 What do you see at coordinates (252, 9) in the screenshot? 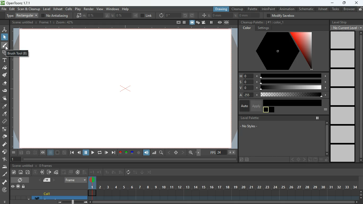
I see `palette` at bounding box center [252, 9].